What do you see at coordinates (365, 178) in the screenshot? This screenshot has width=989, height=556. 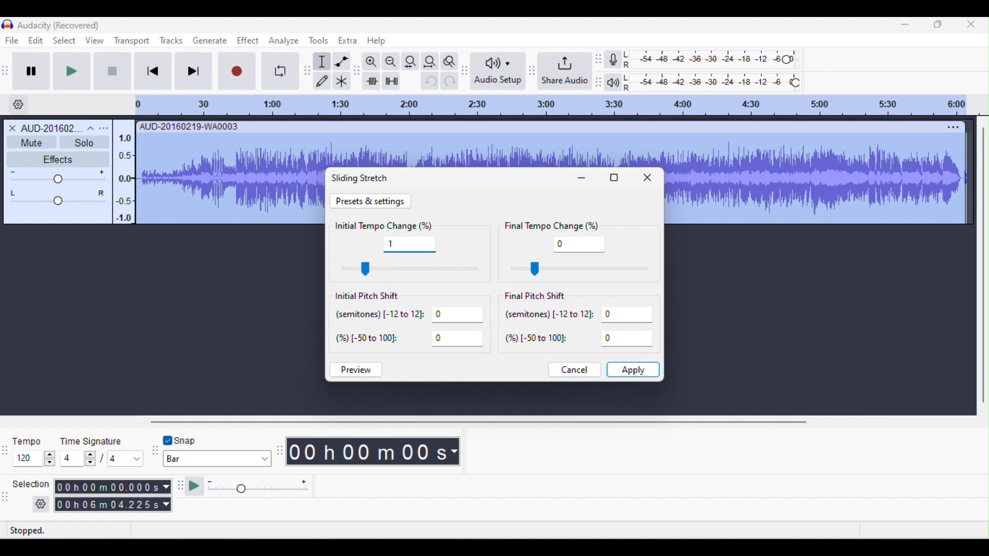 I see `sliding stretch` at bounding box center [365, 178].